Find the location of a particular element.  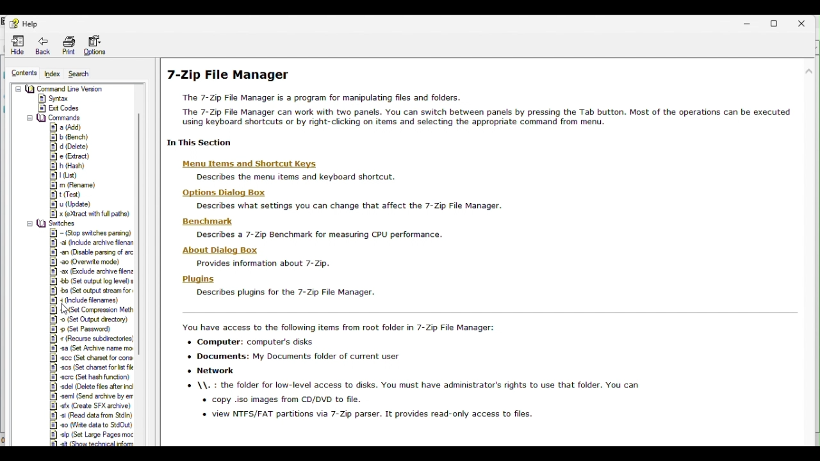

switches is located at coordinates (51, 223).